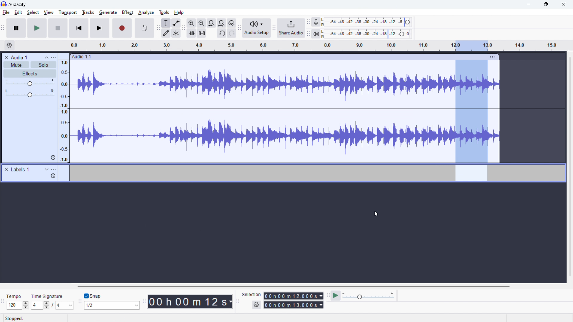 The height and width of the screenshot is (322, 573). Describe the element at coordinates (318, 46) in the screenshot. I see `timeline` at that location.